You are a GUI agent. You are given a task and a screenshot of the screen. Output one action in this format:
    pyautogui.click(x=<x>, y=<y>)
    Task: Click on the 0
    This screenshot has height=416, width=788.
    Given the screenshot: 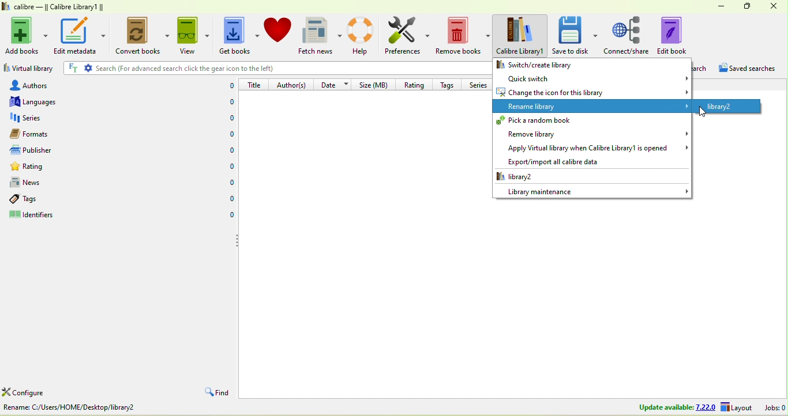 What is the action you would take?
    pyautogui.click(x=228, y=183)
    